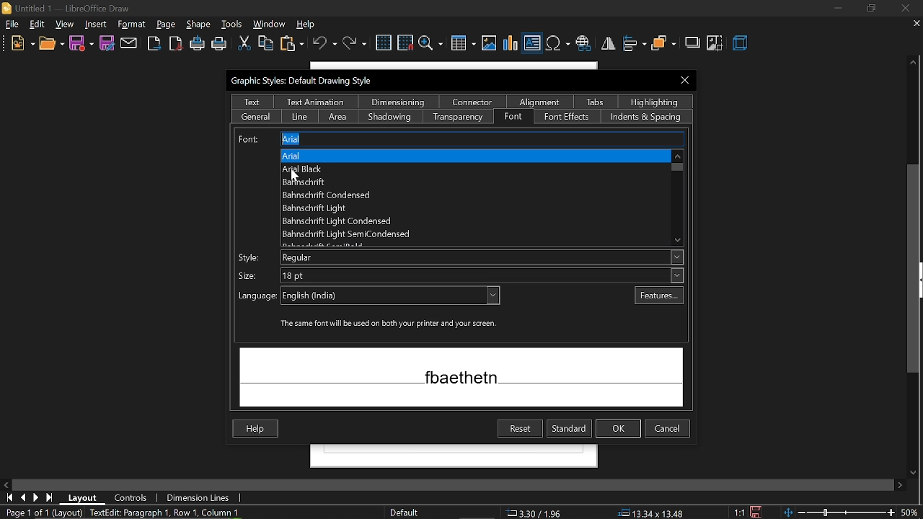  What do you see at coordinates (105, 43) in the screenshot?
I see `save as` at bounding box center [105, 43].